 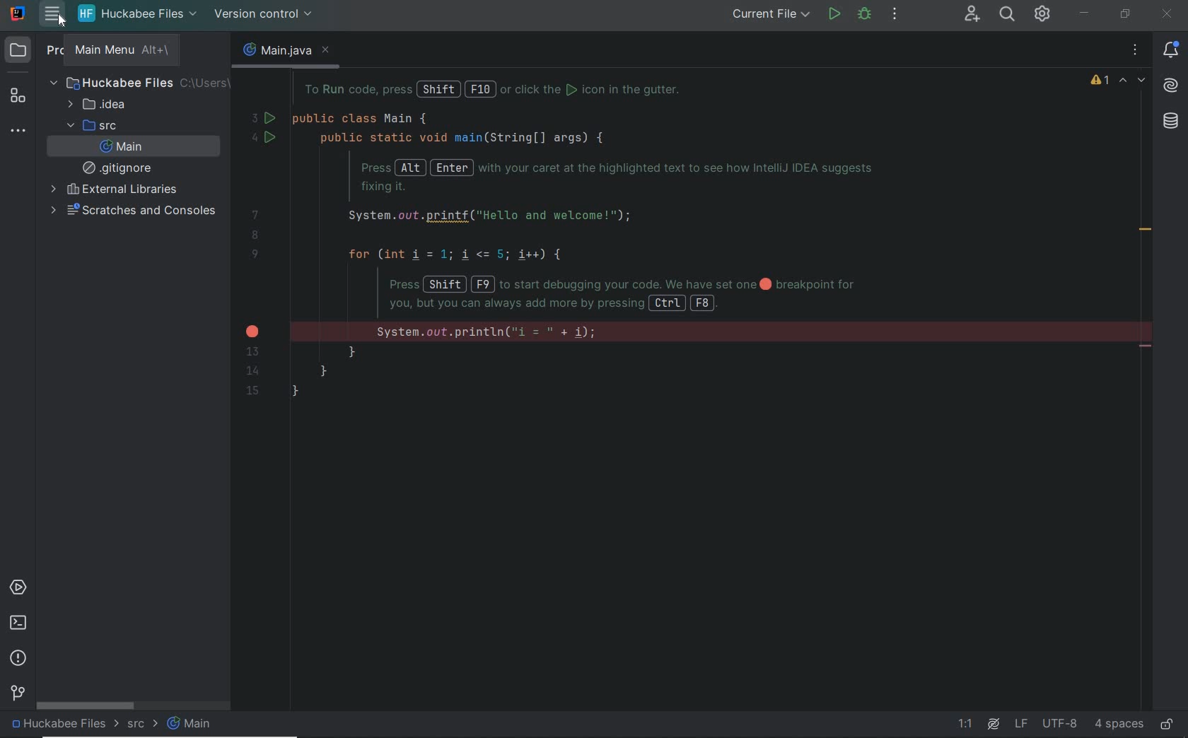 I want to click on version control, so click(x=264, y=15).